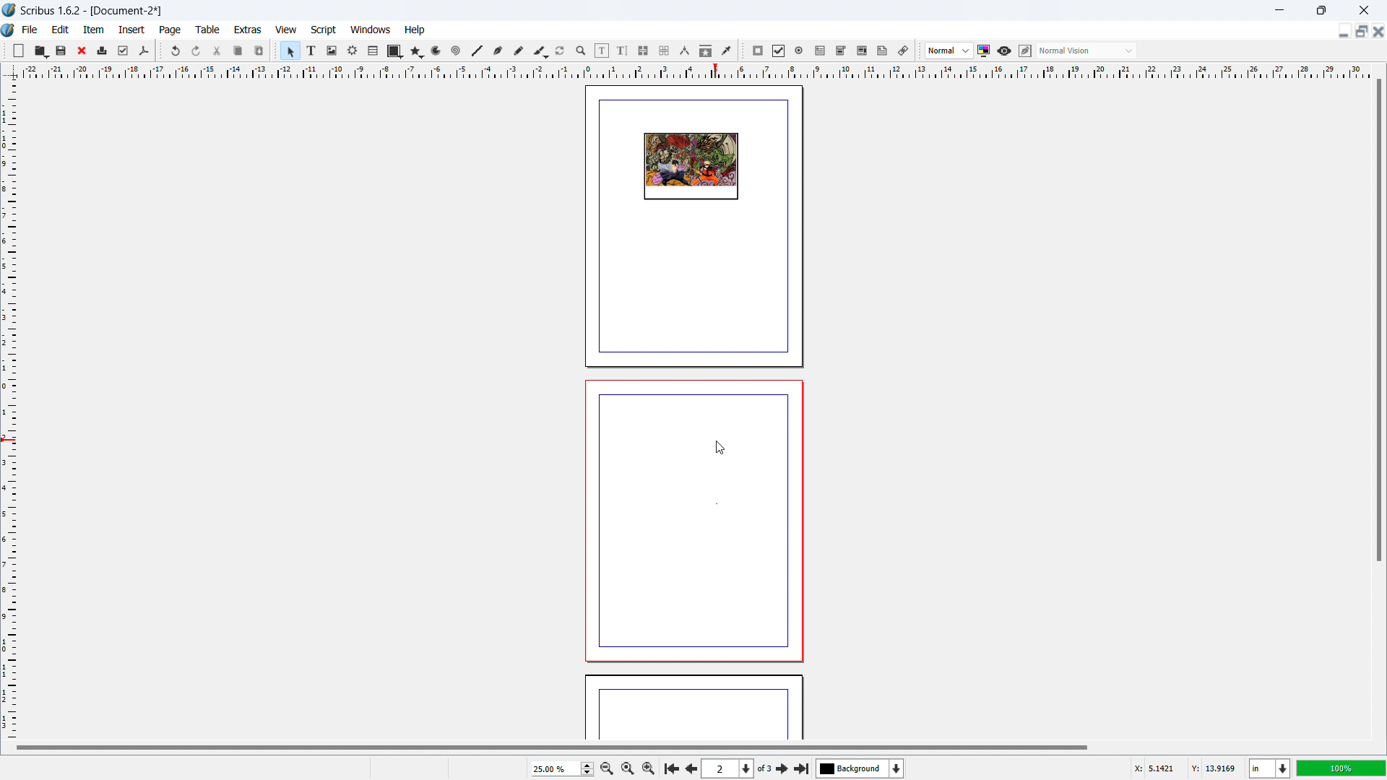 Image resolution: width=1387 pixels, height=780 pixels. What do you see at coordinates (920, 51) in the screenshot?
I see `move toolbox` at bounding box center [920, 51].